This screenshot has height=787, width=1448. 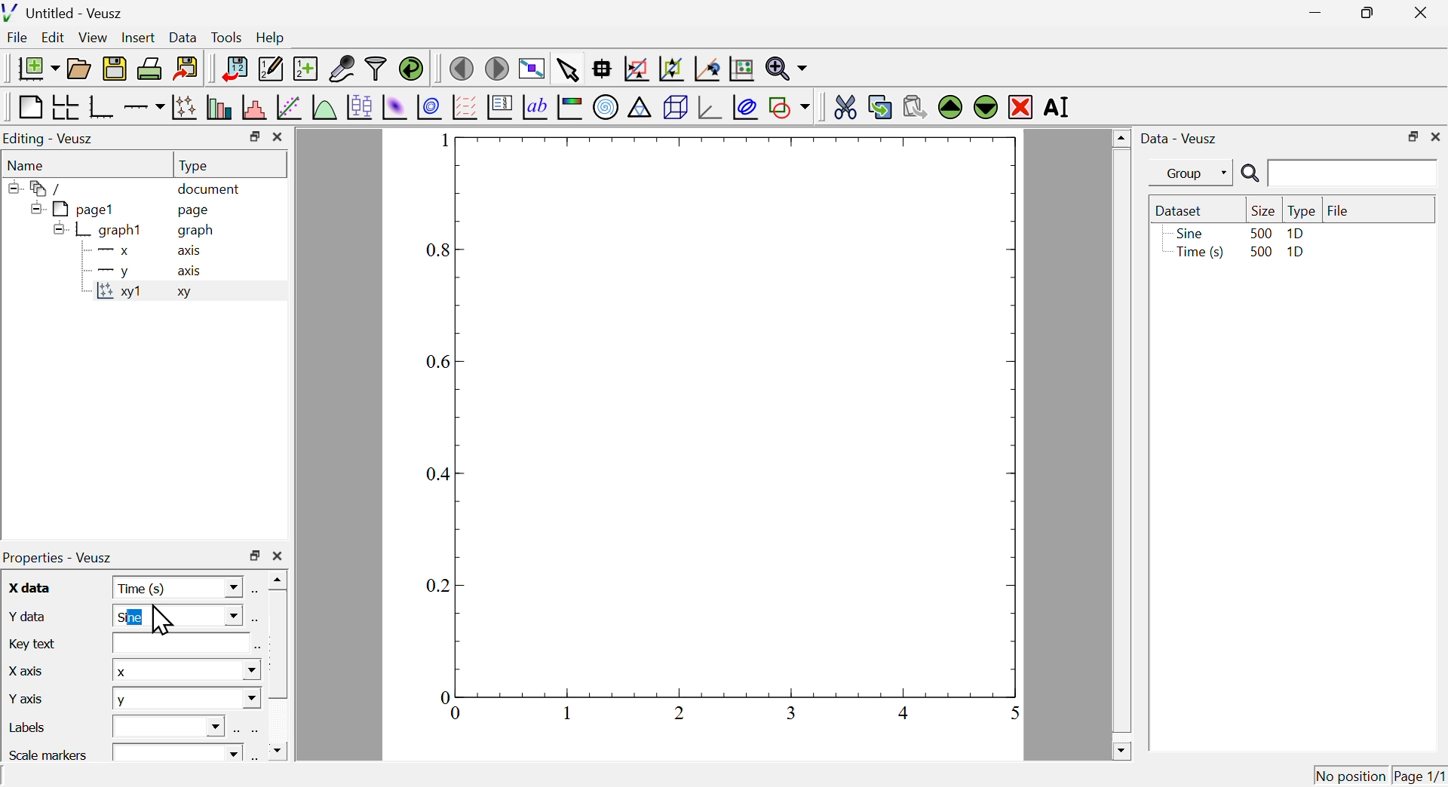 I want to click on copy the selected widget, so click(x=880, y=106).